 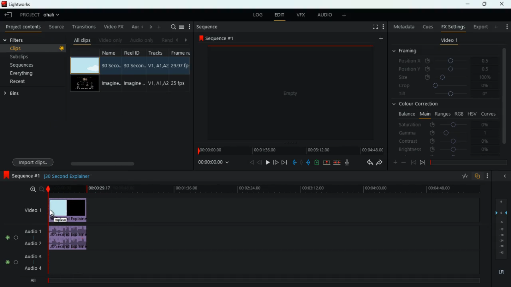 I want to click on size, so click(x=446, y=77).